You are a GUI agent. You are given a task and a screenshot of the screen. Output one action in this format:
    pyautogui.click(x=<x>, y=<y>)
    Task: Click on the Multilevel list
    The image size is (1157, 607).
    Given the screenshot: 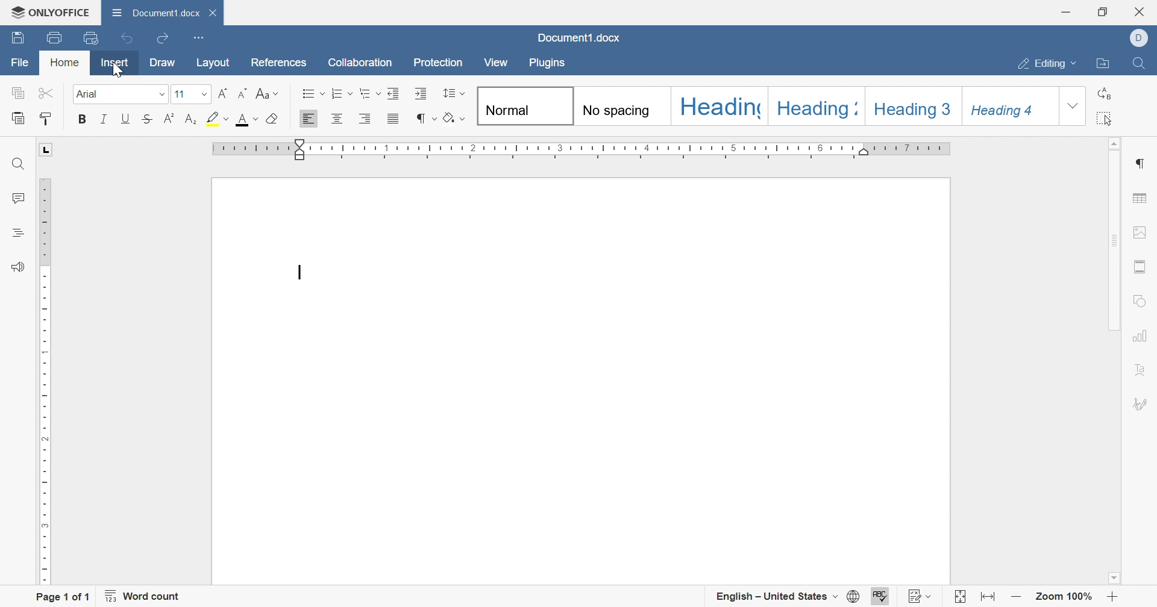 What is the action you would take?
    pyautogui.click(x=368, y=94)
    